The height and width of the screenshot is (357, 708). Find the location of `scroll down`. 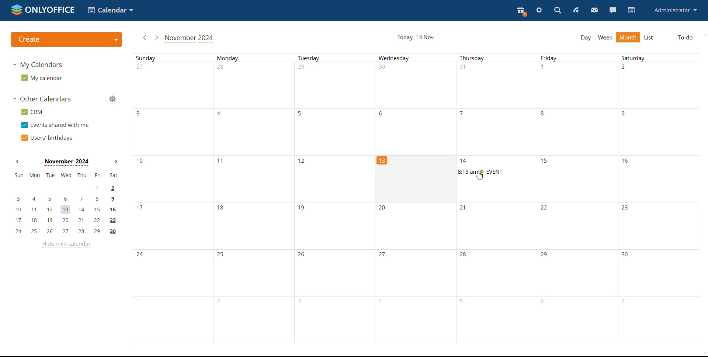

scroll down is located at coordinates (704, 354).